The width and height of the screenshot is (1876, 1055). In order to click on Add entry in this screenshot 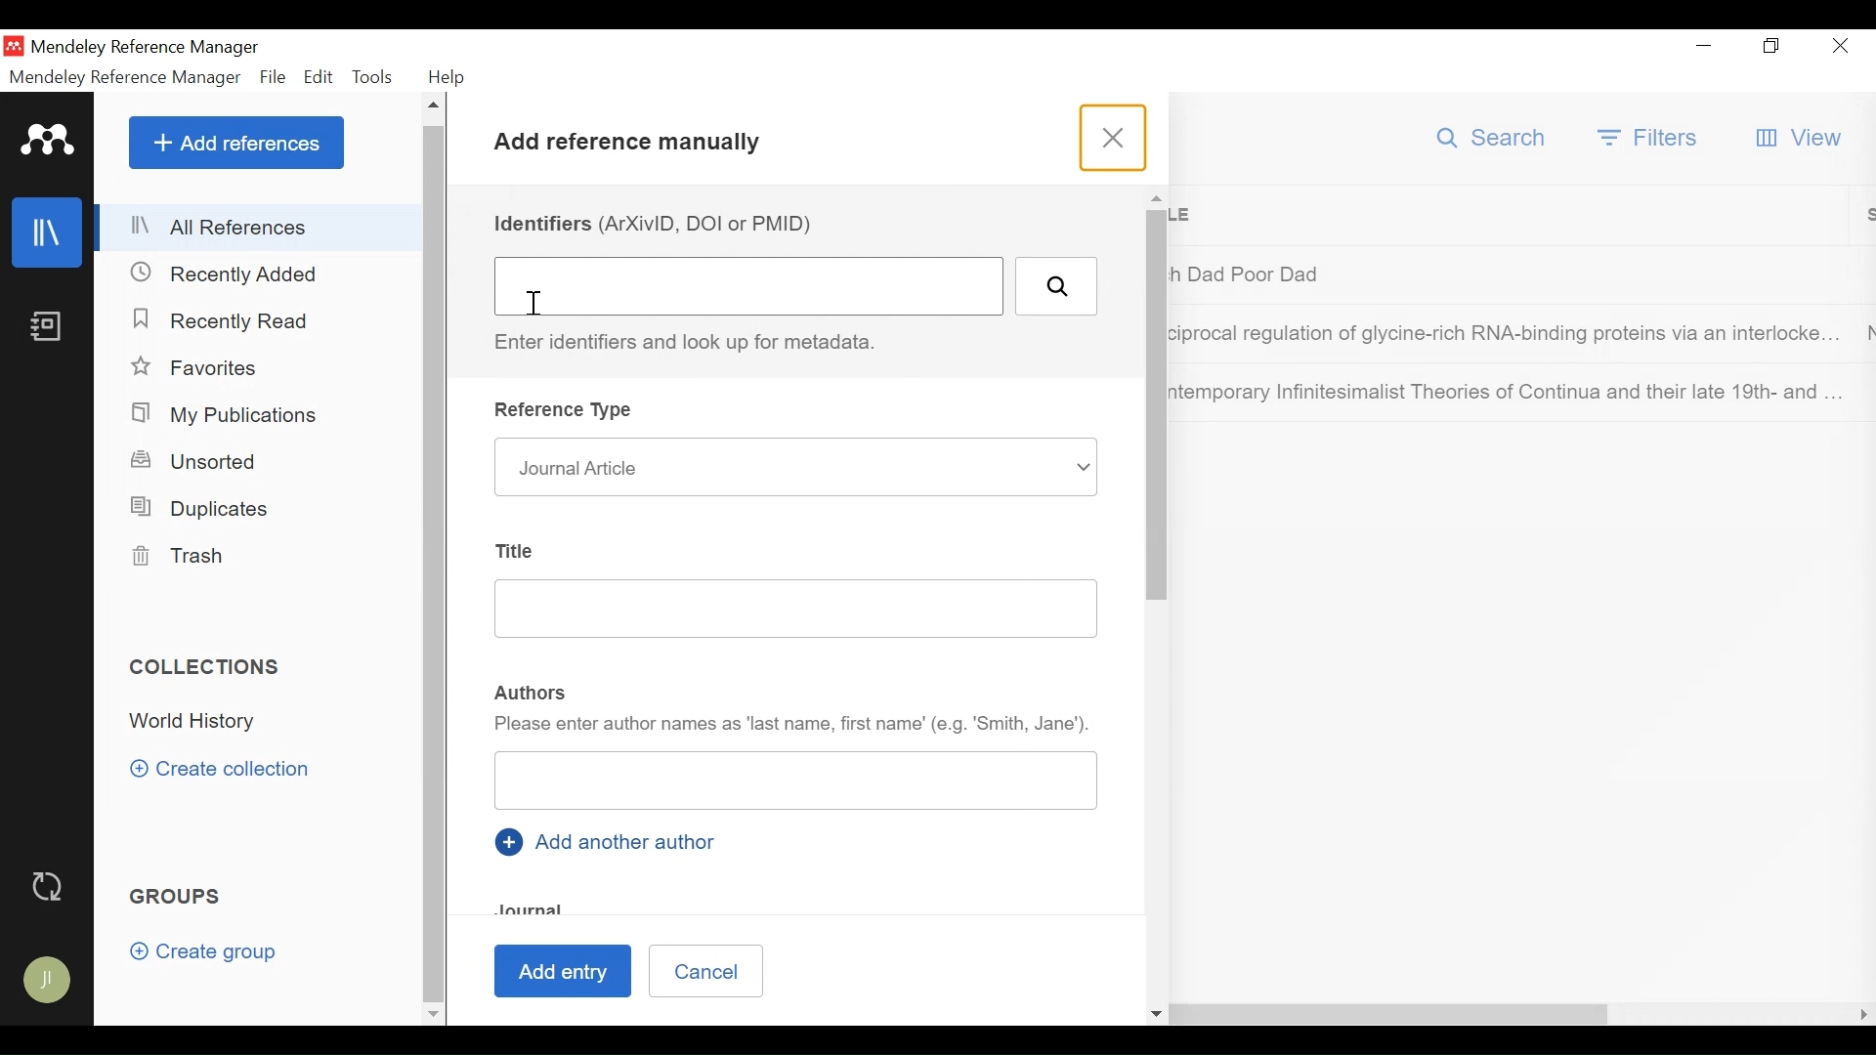, I will do `click(568, 971)`.